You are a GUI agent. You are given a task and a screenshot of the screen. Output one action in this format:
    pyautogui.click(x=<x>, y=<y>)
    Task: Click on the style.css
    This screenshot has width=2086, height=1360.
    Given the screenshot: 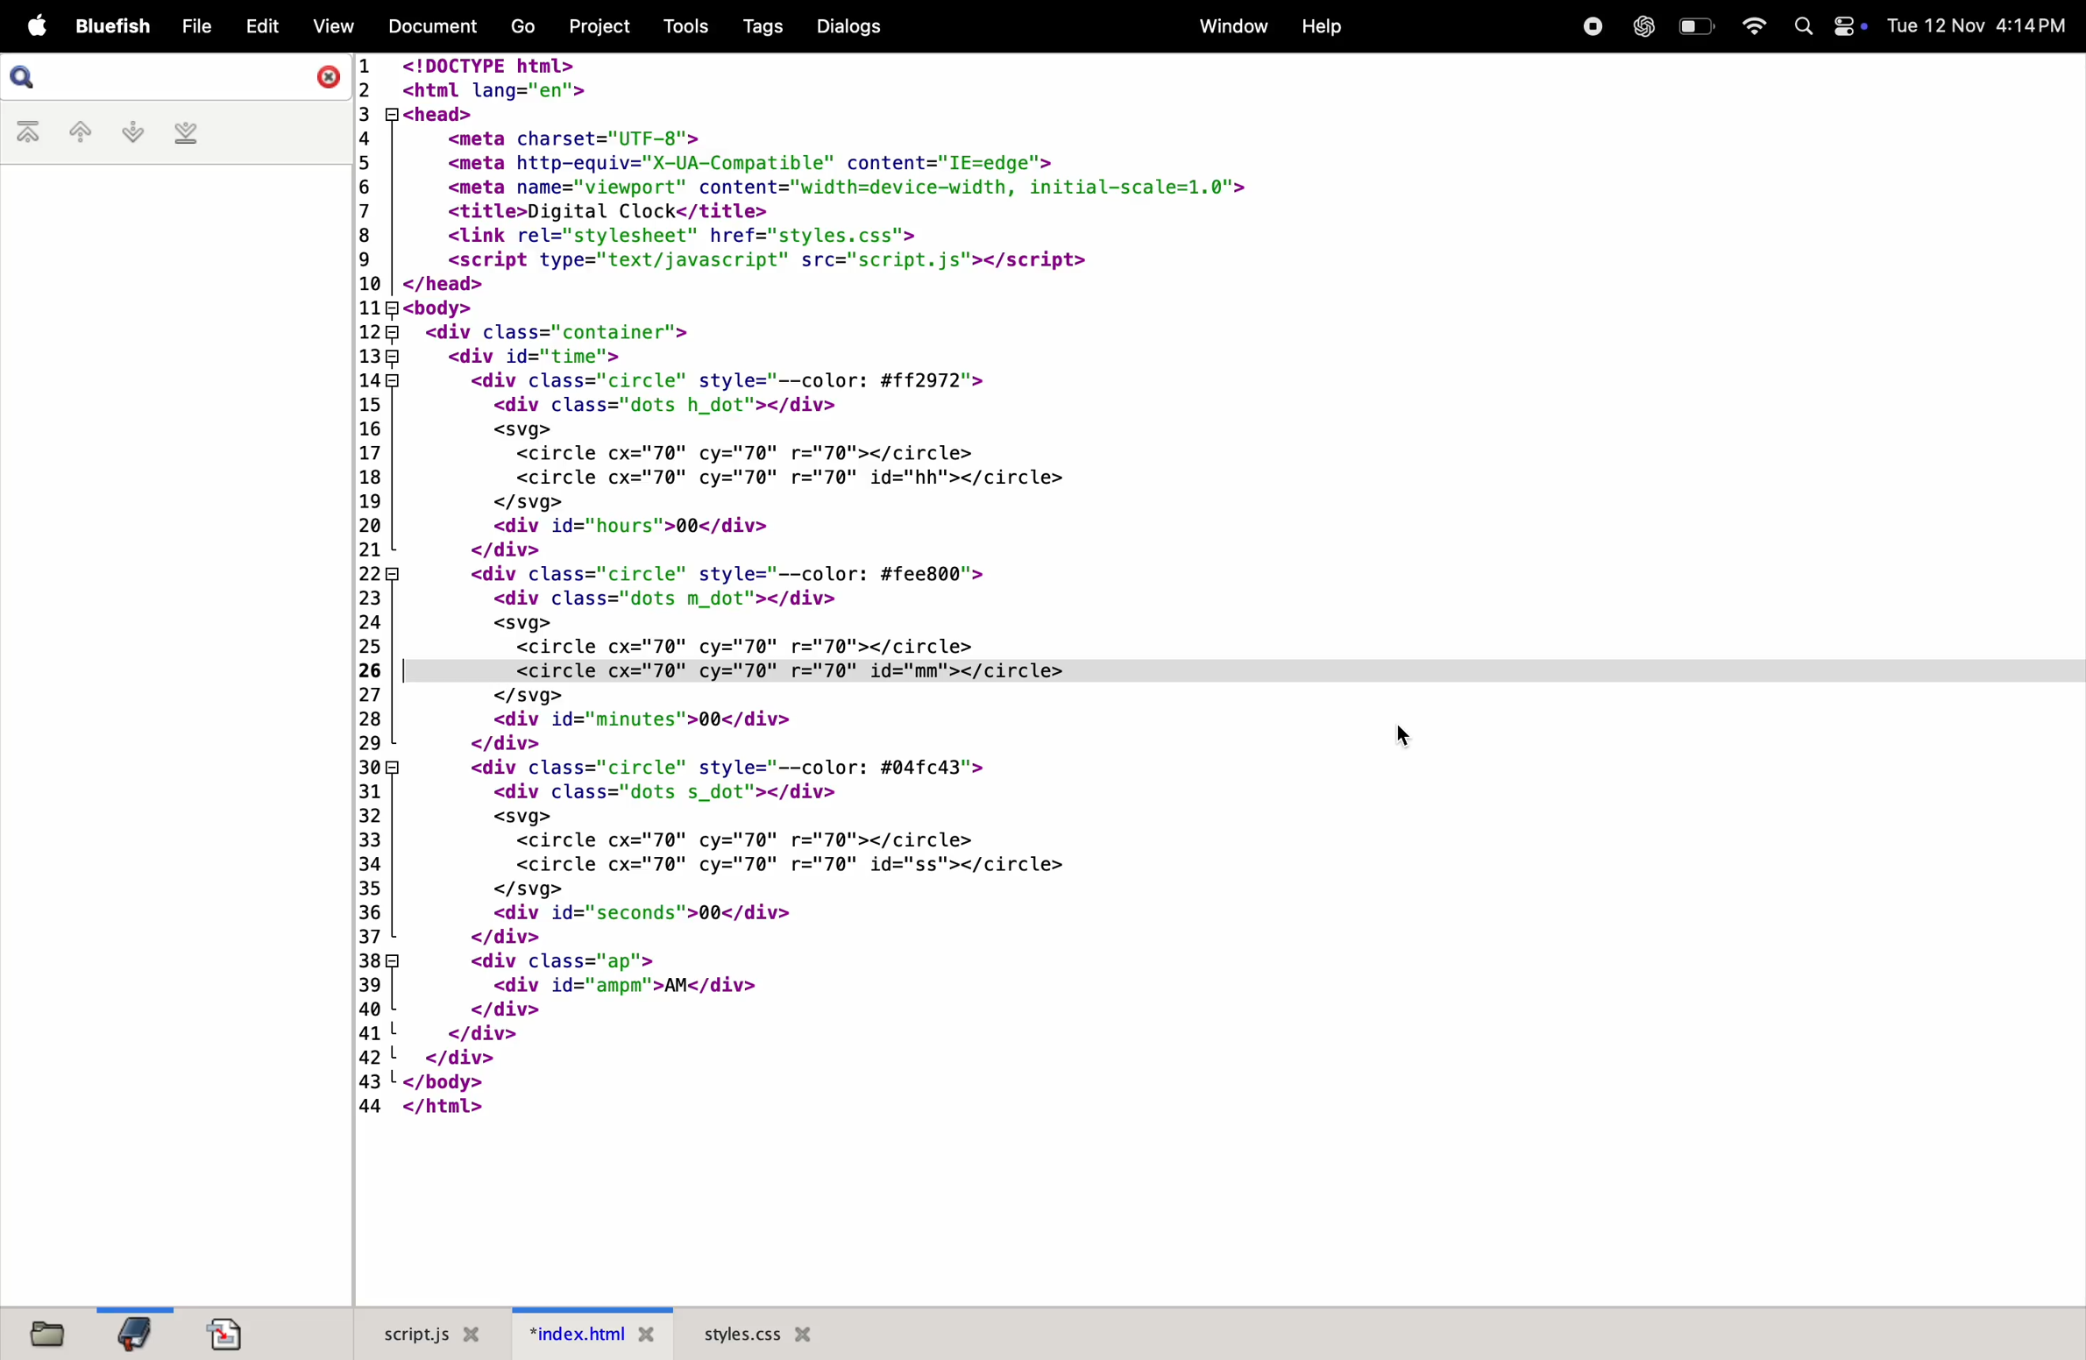 What is the action you would take?
    pyautogui.click(x=779, y=1331)
    